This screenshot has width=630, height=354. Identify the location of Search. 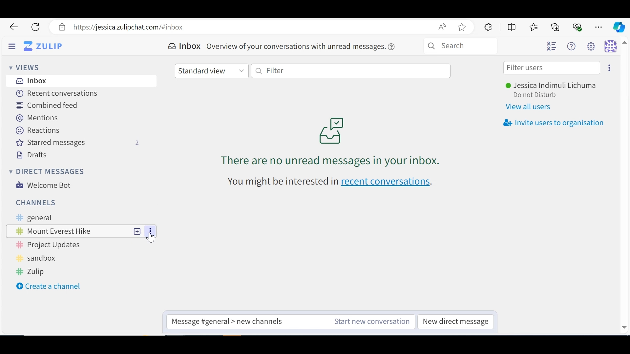
(472, 47).